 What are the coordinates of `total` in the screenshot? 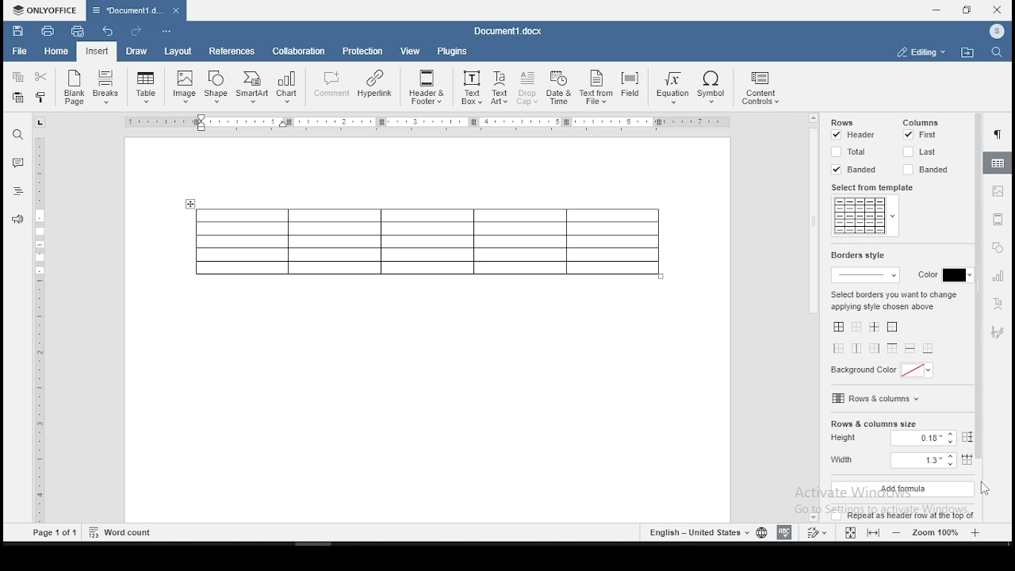 It's located at (848, 151).